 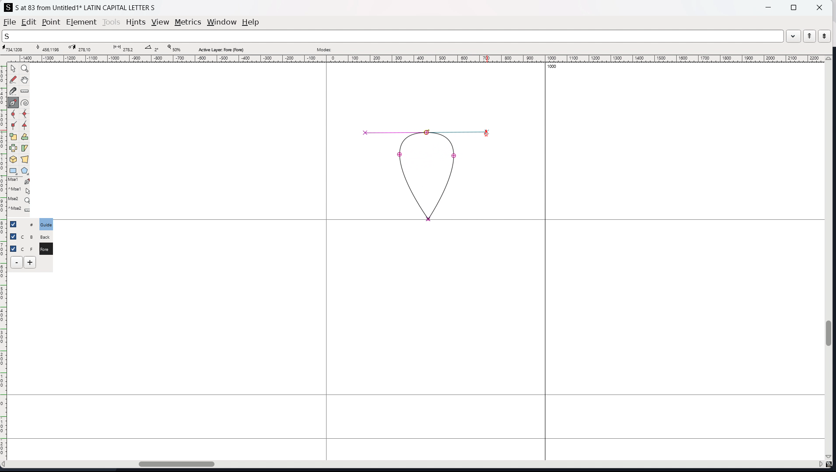 I want to click on zoom level, so click(x=174, y=49).